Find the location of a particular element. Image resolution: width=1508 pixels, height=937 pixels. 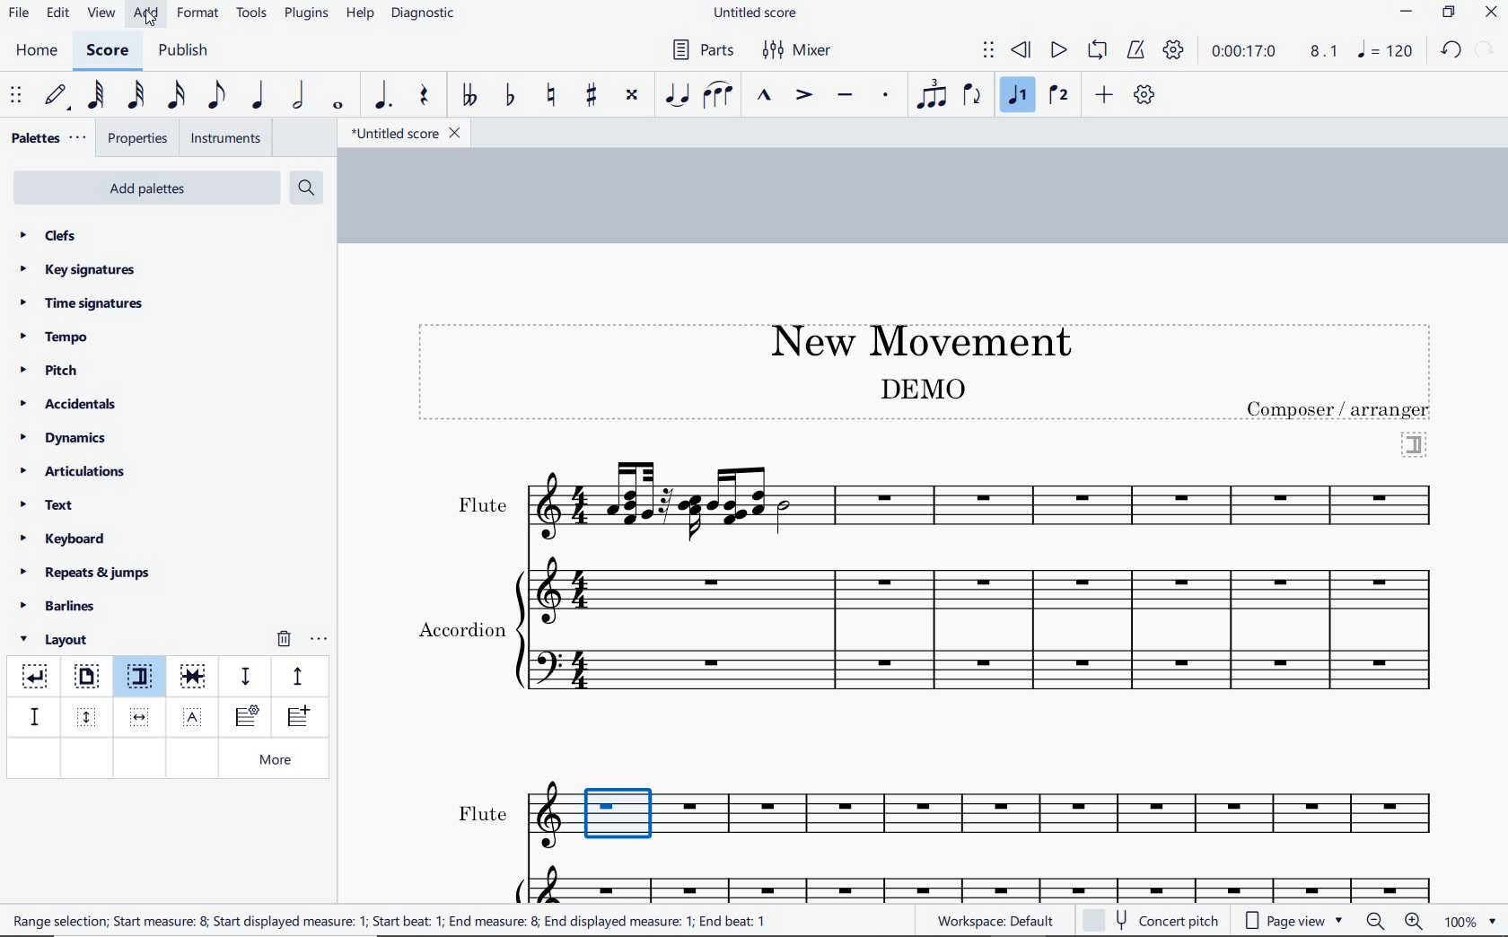

keep measure on the same system is located at coordinates (195, 677).